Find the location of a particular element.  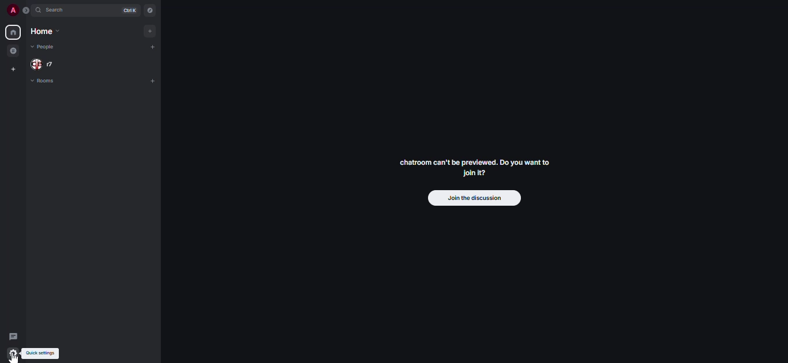

home is located at coordinates (13, 32).